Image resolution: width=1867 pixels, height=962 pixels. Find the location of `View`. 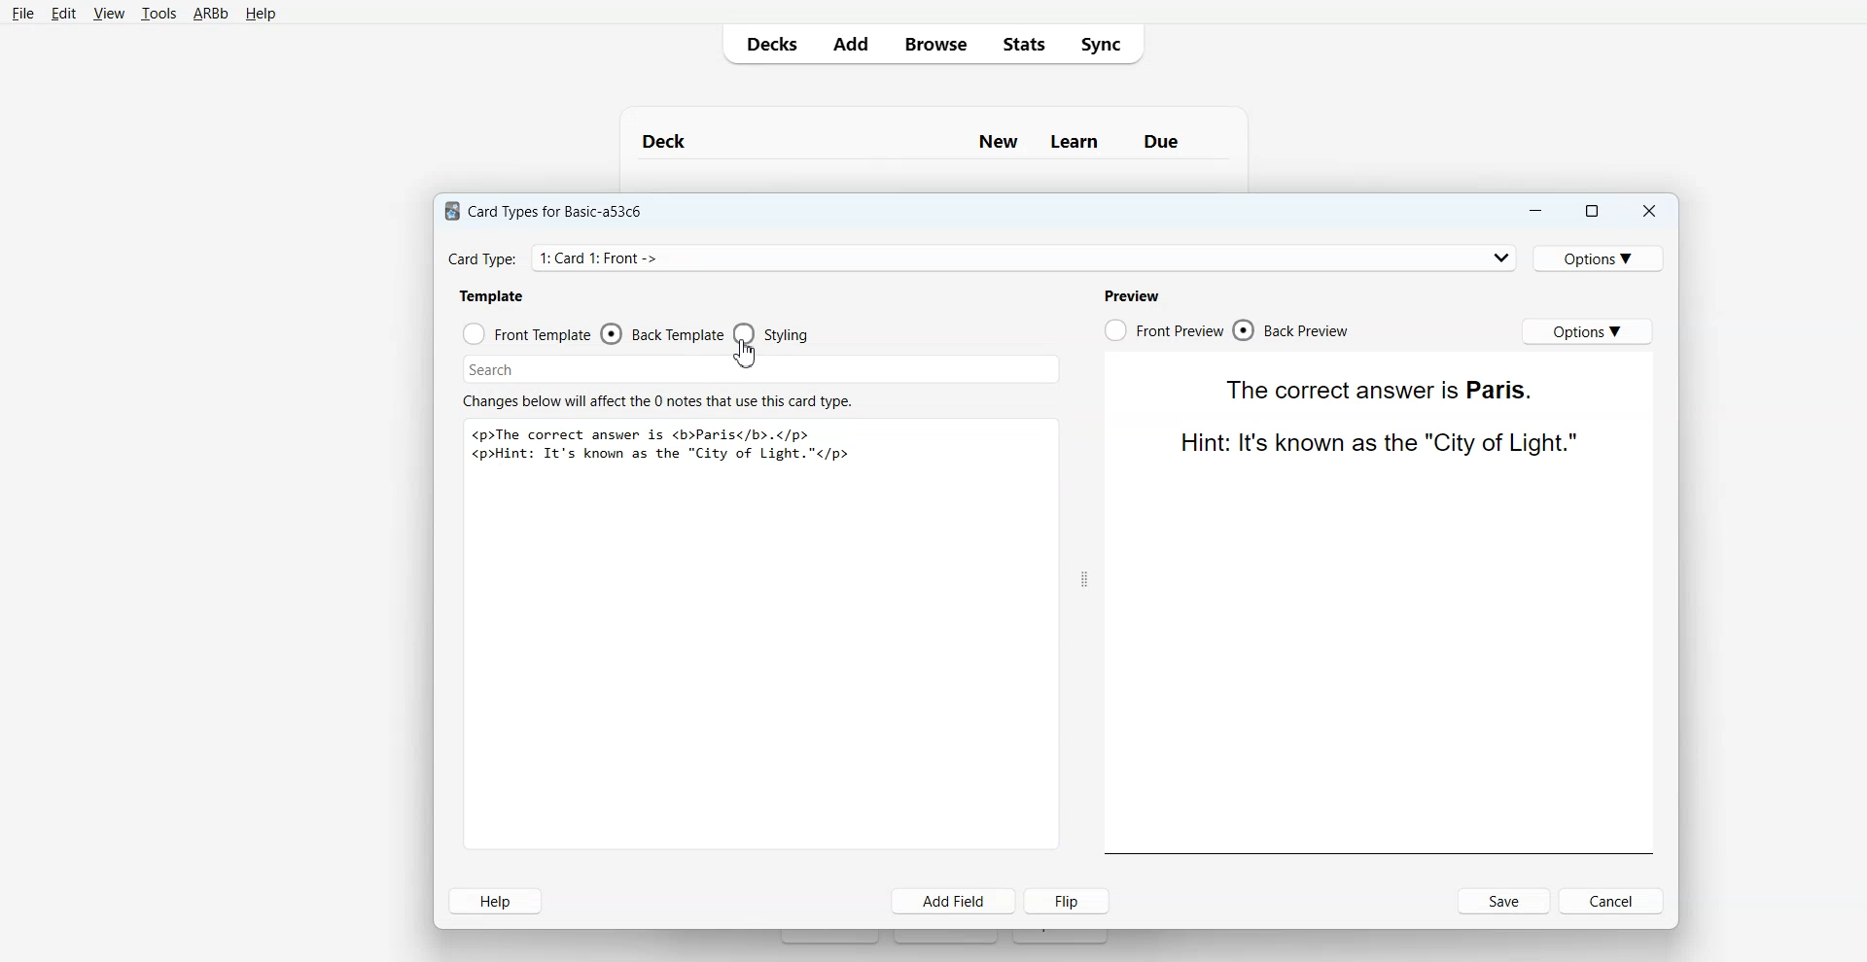

View is located at coordinates (109, 14).